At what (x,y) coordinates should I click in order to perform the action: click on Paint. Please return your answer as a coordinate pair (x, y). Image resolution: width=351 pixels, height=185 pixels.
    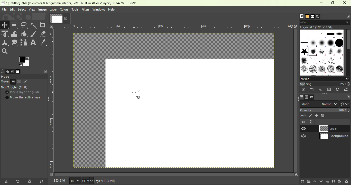
    Looking at the image, I should click on (24, 34).